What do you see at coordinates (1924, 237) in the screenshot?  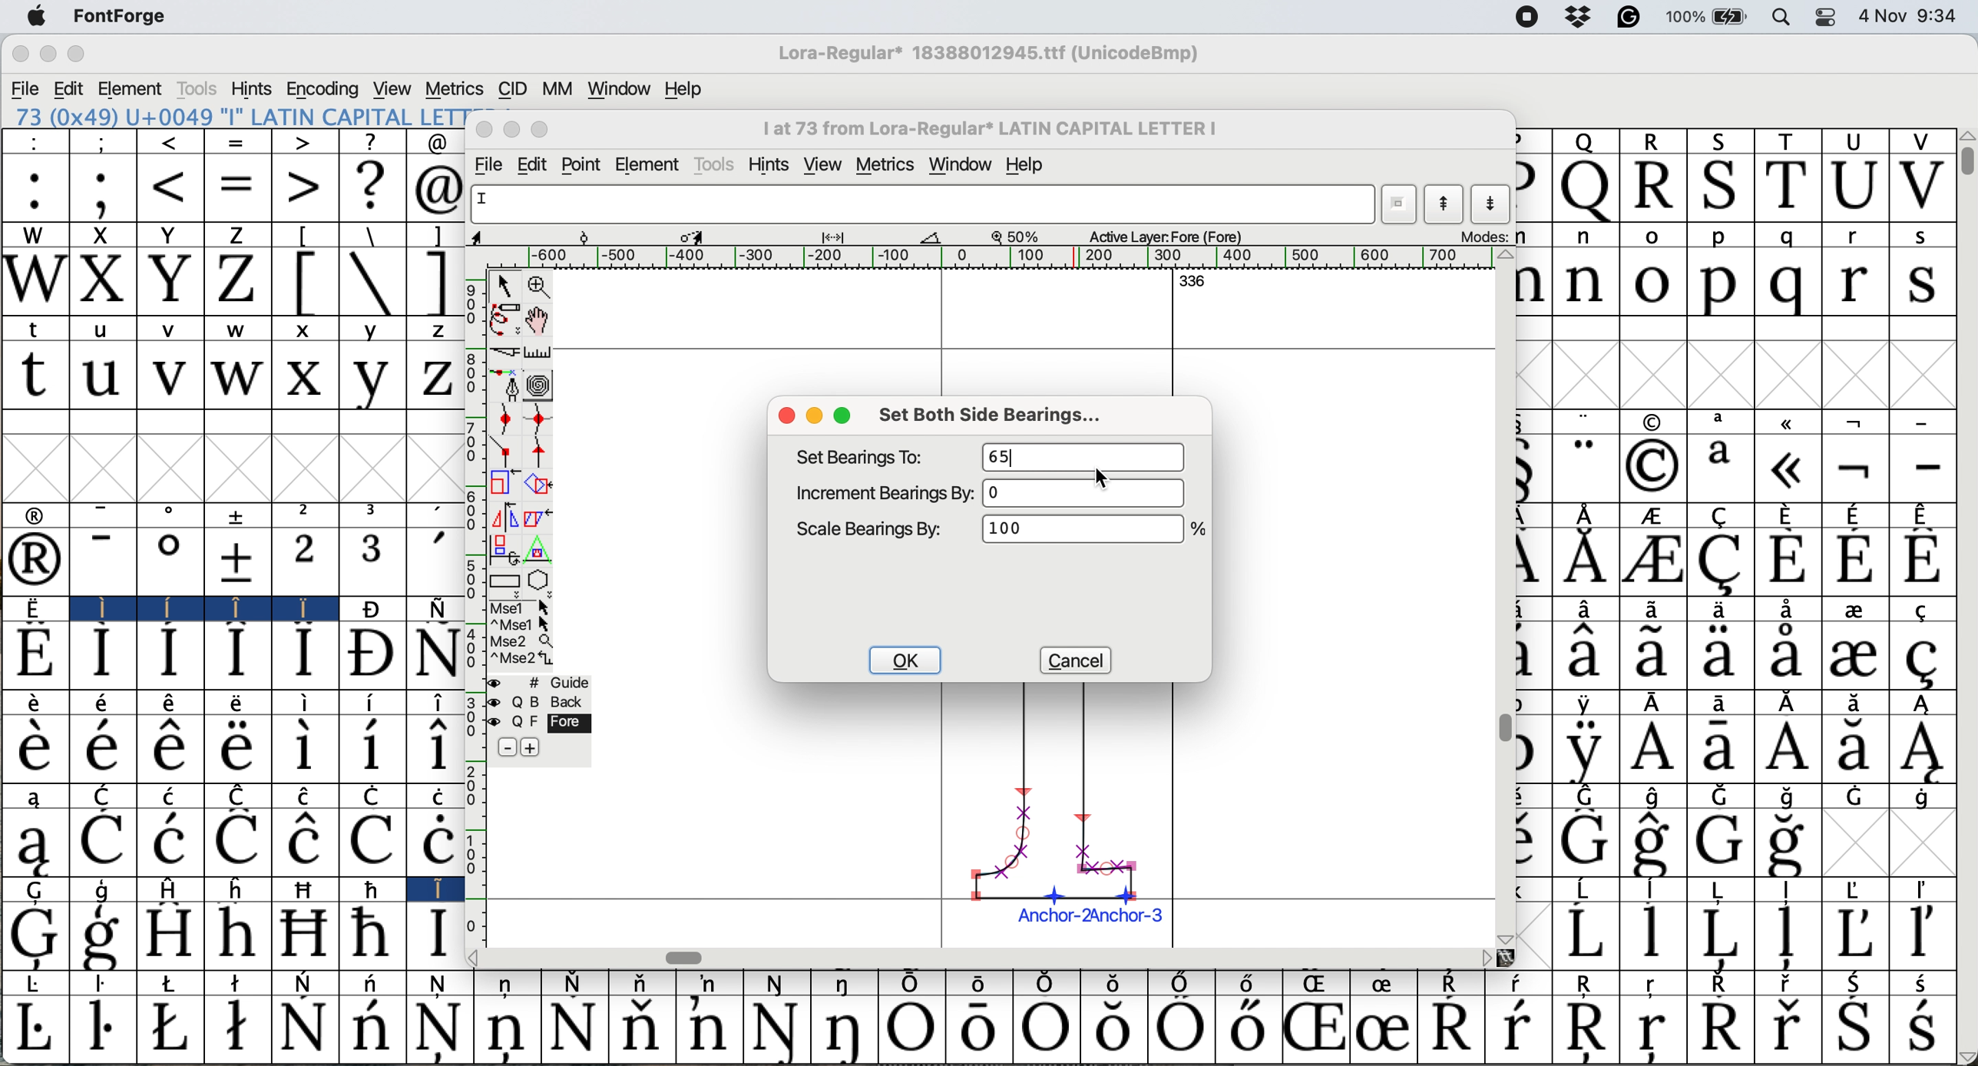 I see `s` at bounding box center [1924, 237].